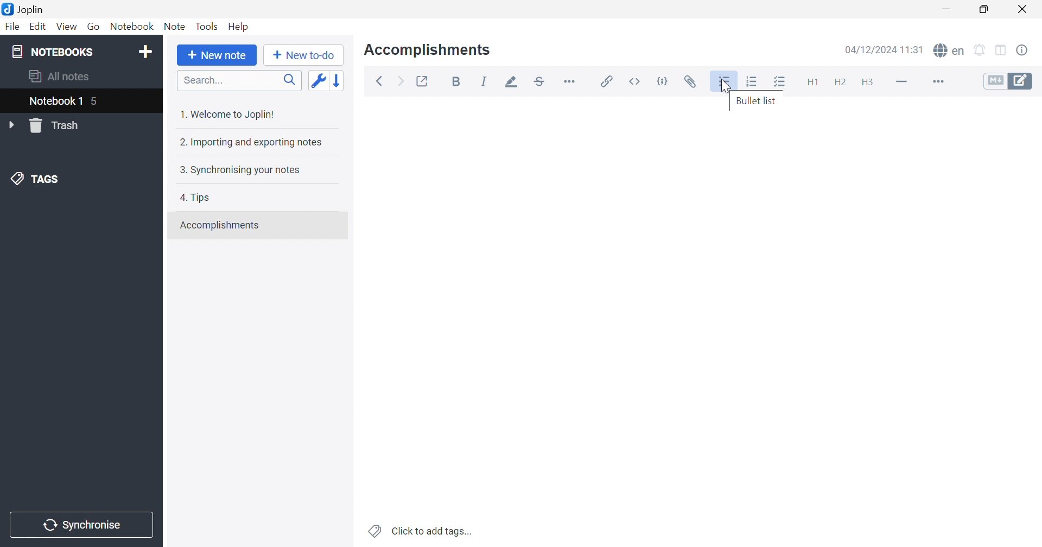 The image size is (1042, 547). Describe the element at coordinates (1024, 51) in the screenshot. I see `Note properties` at that location.